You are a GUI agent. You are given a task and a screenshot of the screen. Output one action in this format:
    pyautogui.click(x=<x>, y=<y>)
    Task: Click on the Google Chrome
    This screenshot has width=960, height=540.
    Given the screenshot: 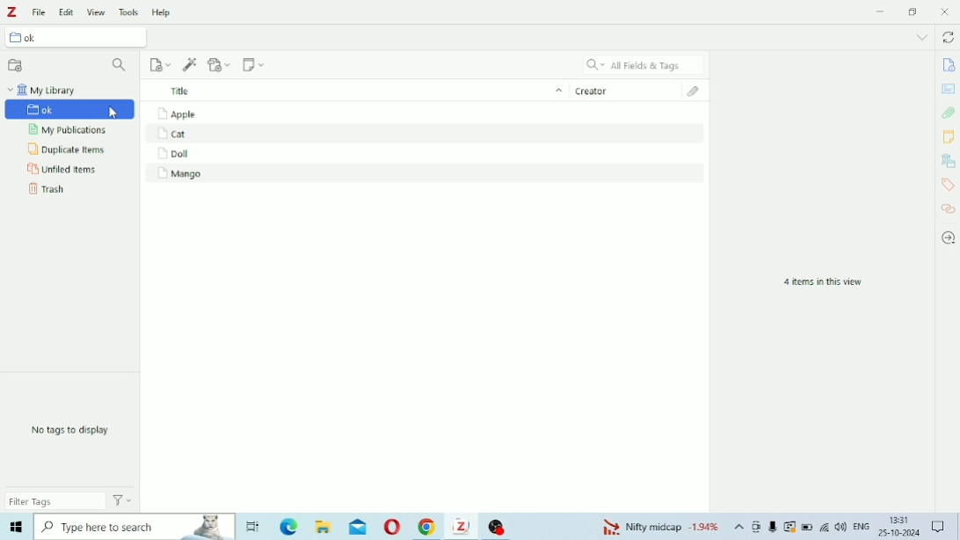 What is the action you would take?
    pyautogui.click(x=428, y=527)
    